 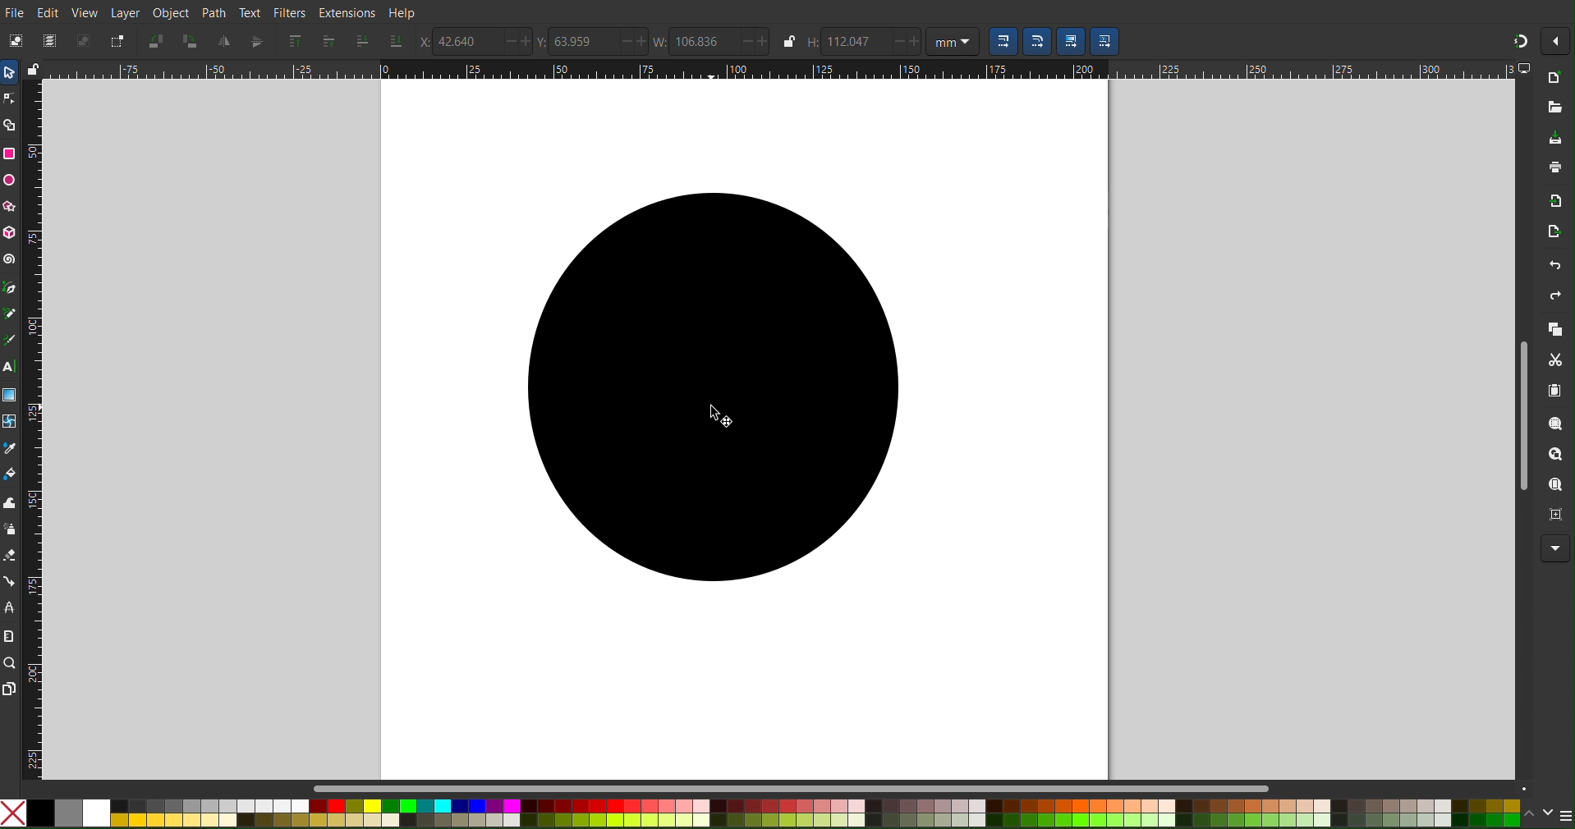 What do you see at coordinates (32, 69) in the screenshot?
I see `lock` at bounding box center [32, 69].